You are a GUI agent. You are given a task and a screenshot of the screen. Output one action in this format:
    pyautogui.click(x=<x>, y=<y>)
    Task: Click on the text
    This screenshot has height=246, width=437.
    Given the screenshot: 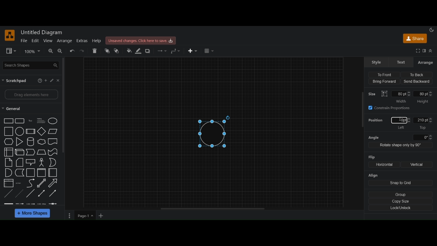 What is the action you would take?
    pyautogui.click(x=19, y=183)
    